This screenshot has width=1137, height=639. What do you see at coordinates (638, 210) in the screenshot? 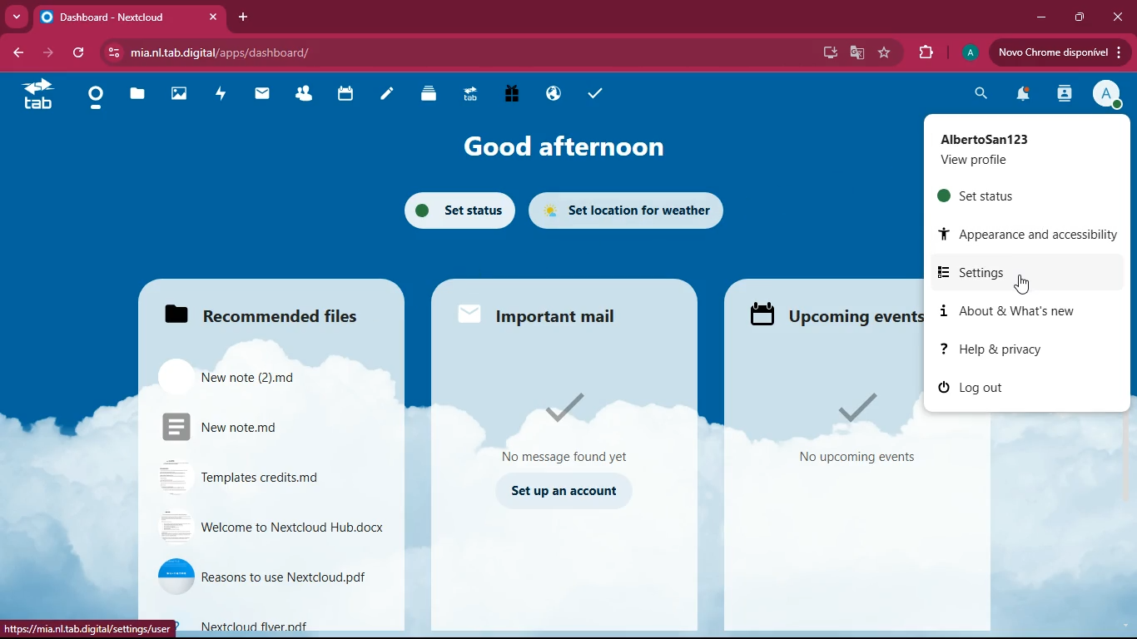
I see `set location` at bounding box center [638, 210].